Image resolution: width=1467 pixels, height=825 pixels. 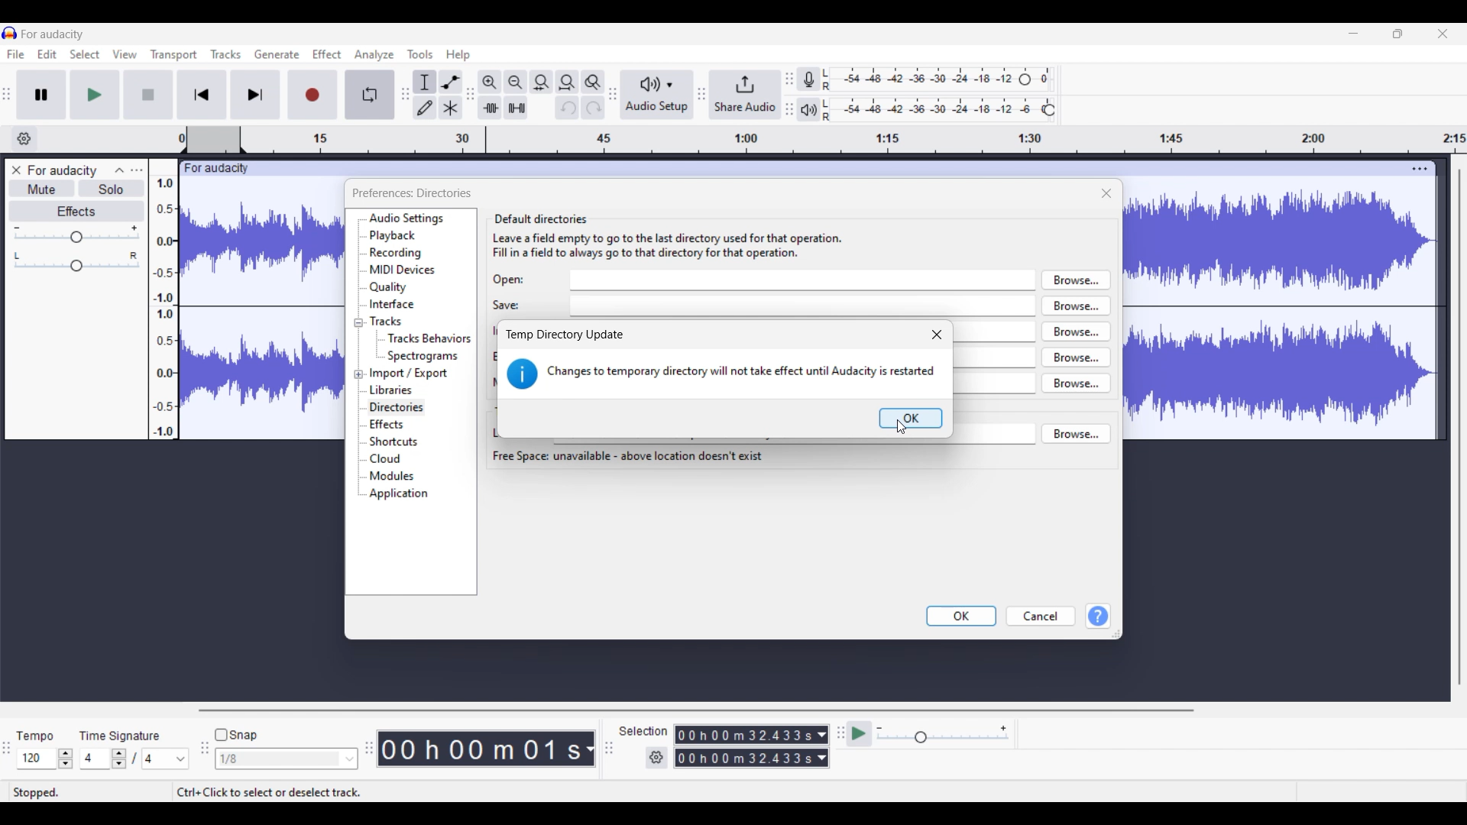 I want to click on Transport menu, so click(x=174, y=55).